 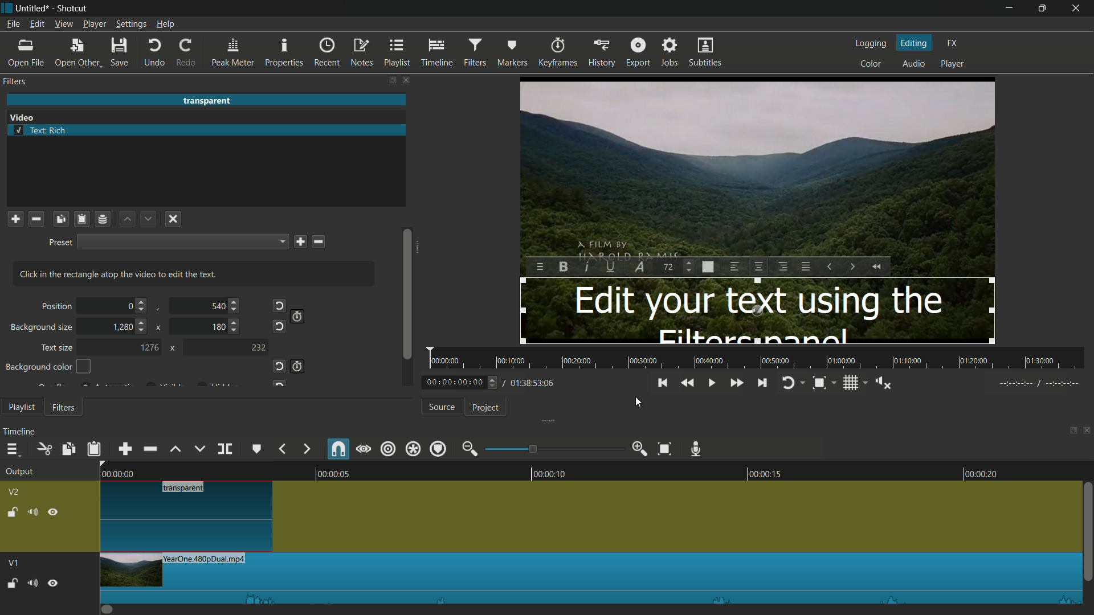 What do you see at coordinates (206, 101) in the screenshot?
I see `transparent` at bounding box center [206, 101].